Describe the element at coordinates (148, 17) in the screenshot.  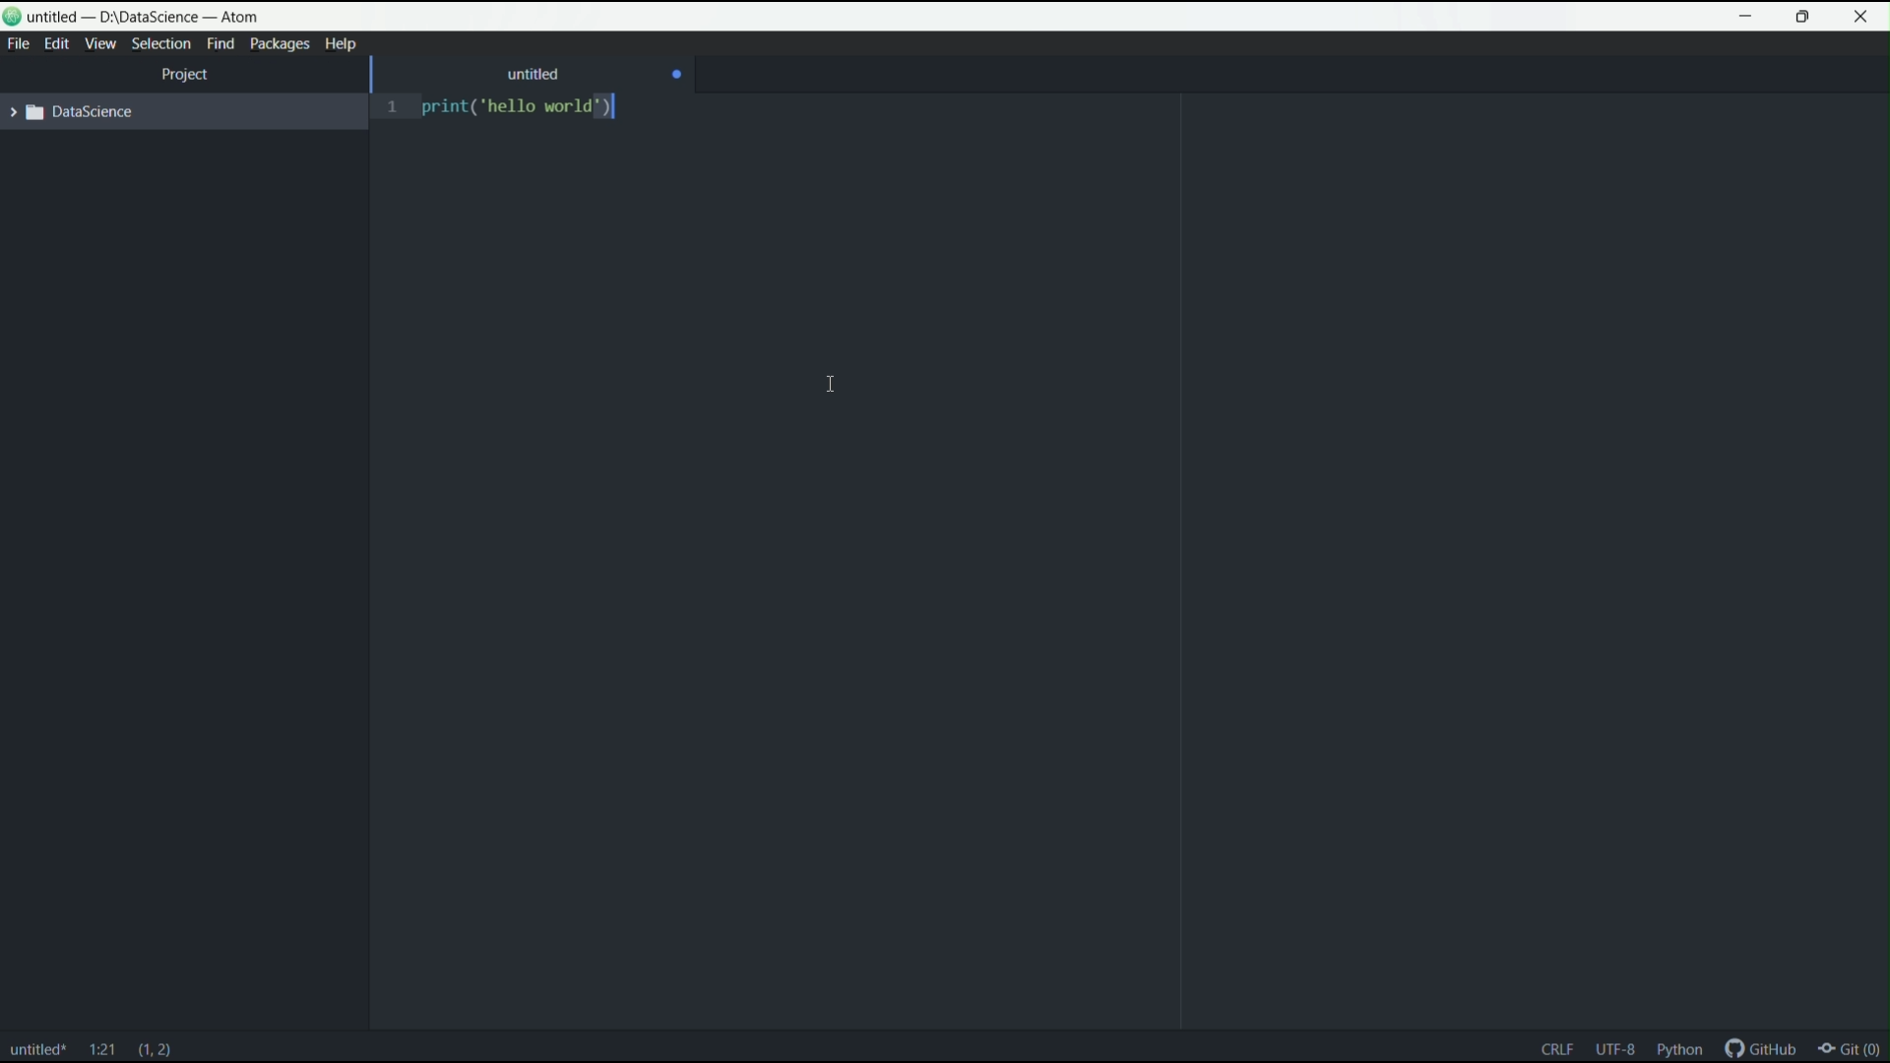
I see `untitled D:\Datascience -atom` at that location.